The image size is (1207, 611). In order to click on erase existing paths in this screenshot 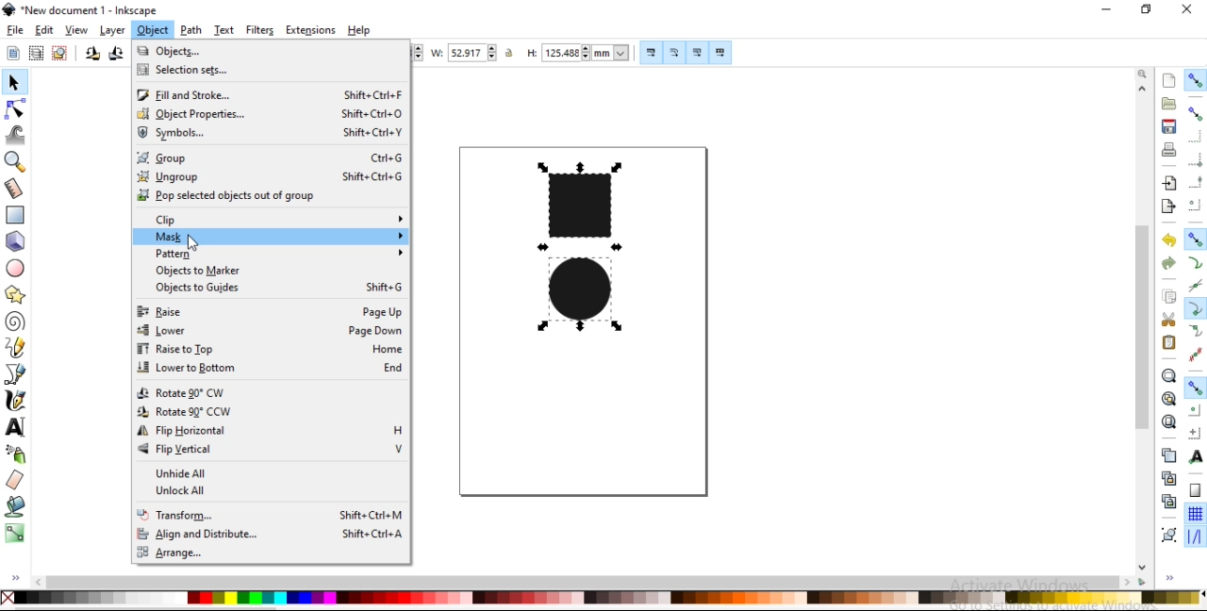, I will do `click(16, 481)`.